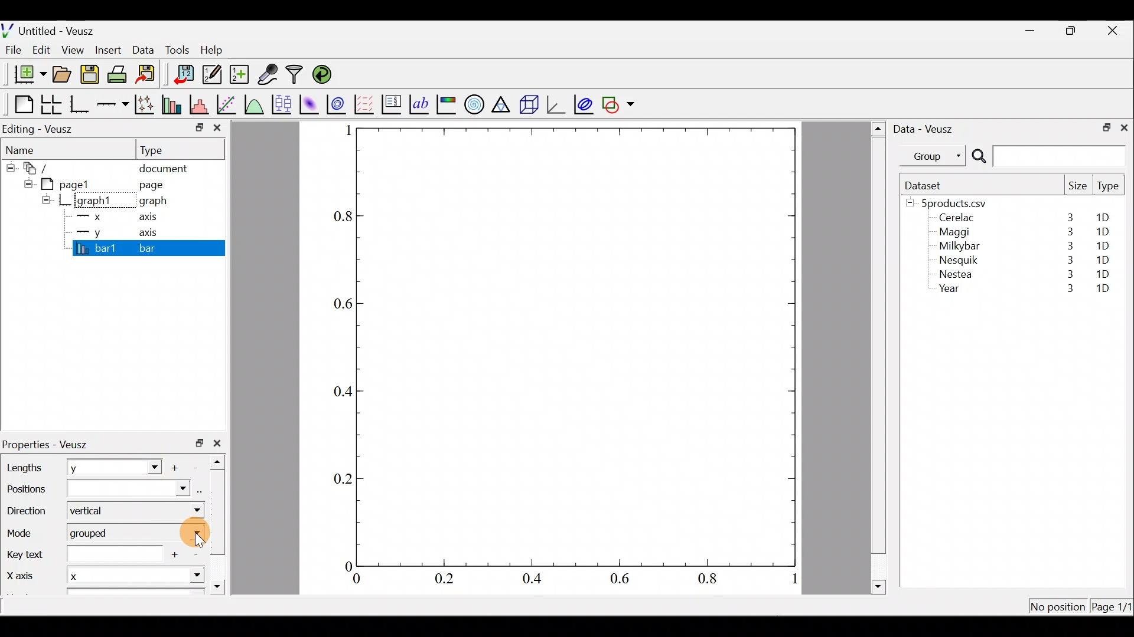  What do you see at coordinates (185, 511) in the screenshot?
I see `direction dropdown` at bounding box center [185, 511].